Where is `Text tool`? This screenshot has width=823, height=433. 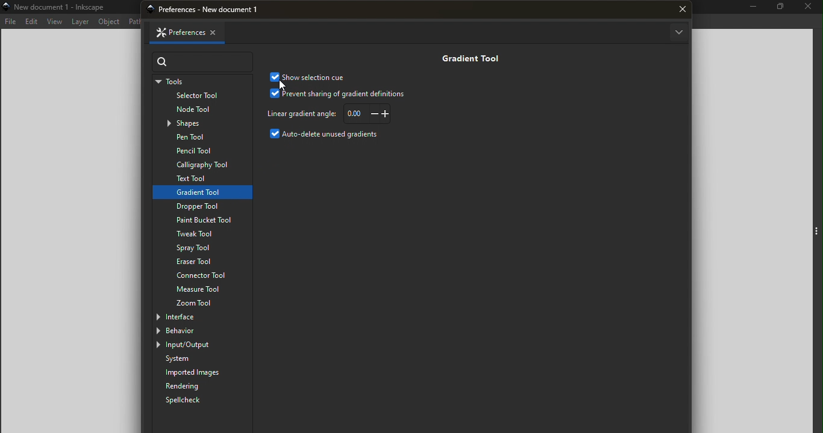 Text tool is located at coordinates (199, 179).